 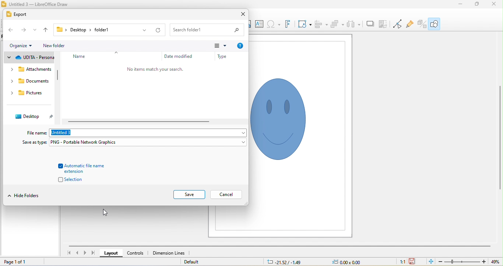 I want to click on shadow, so click(x=369, y=23).